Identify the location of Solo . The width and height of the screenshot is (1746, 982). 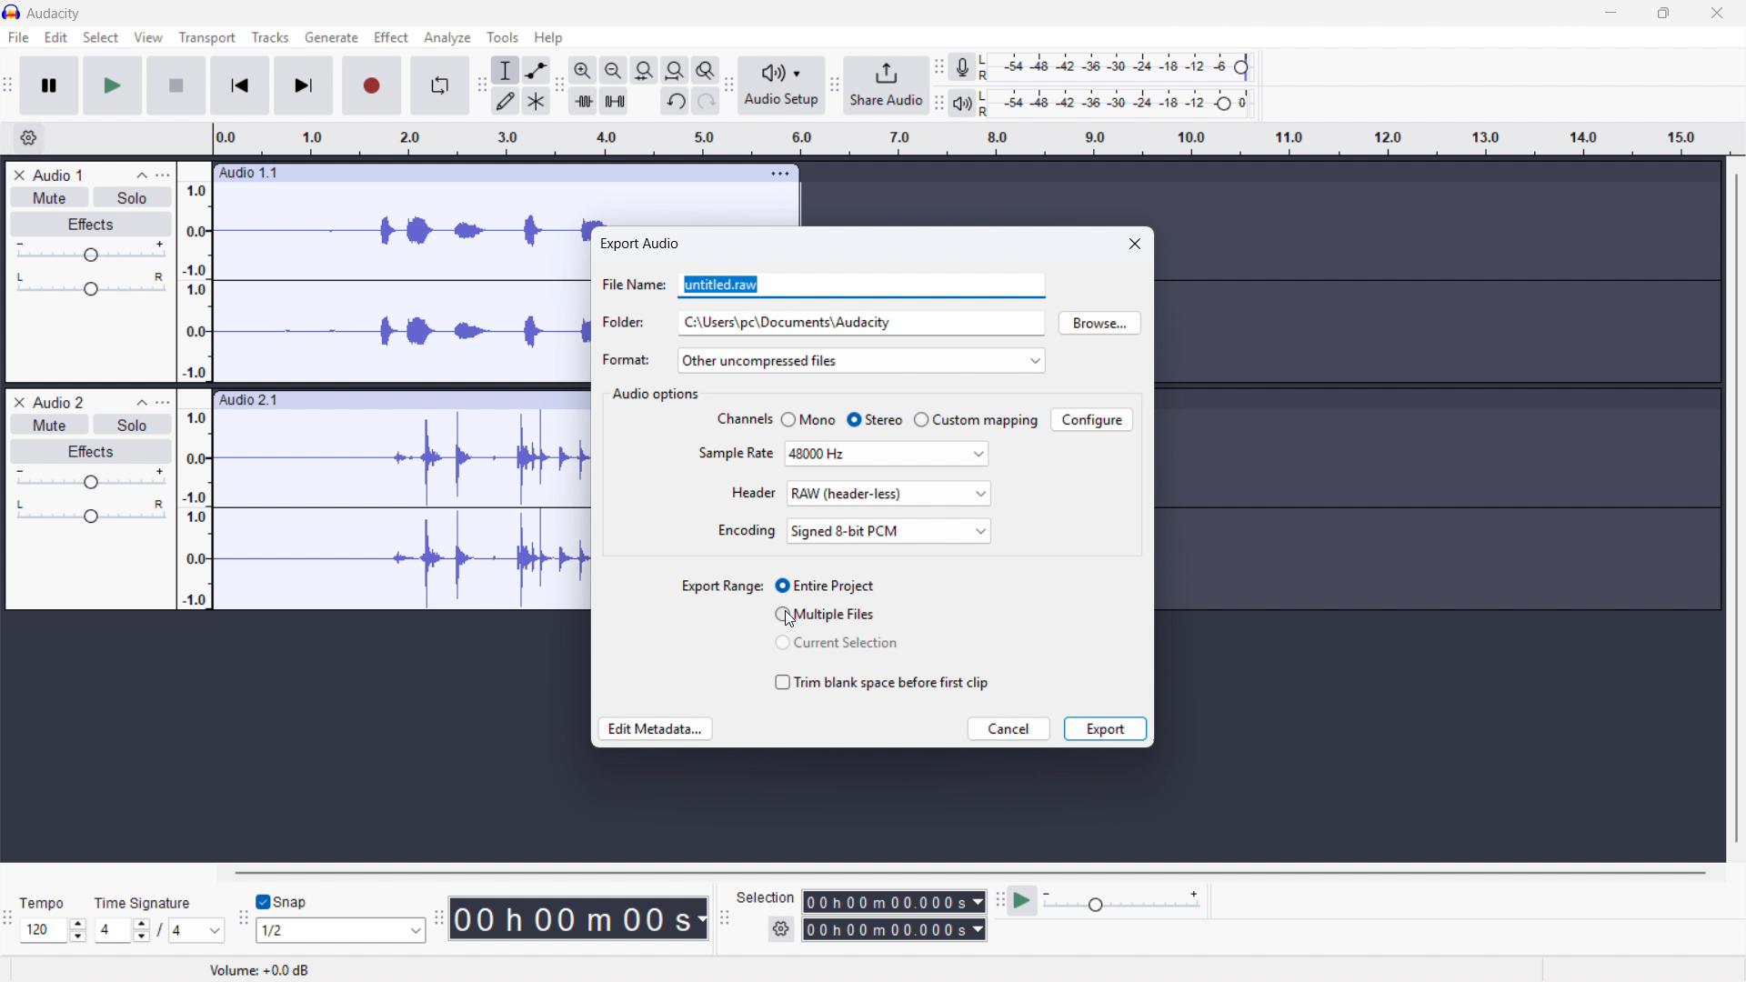
(133, 197).